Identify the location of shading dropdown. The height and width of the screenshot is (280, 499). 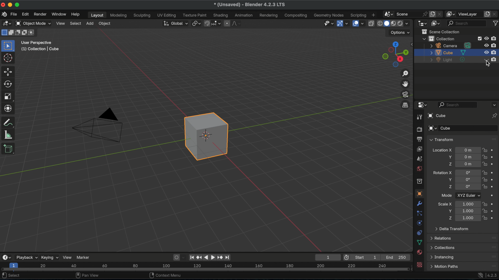
(405, 23).